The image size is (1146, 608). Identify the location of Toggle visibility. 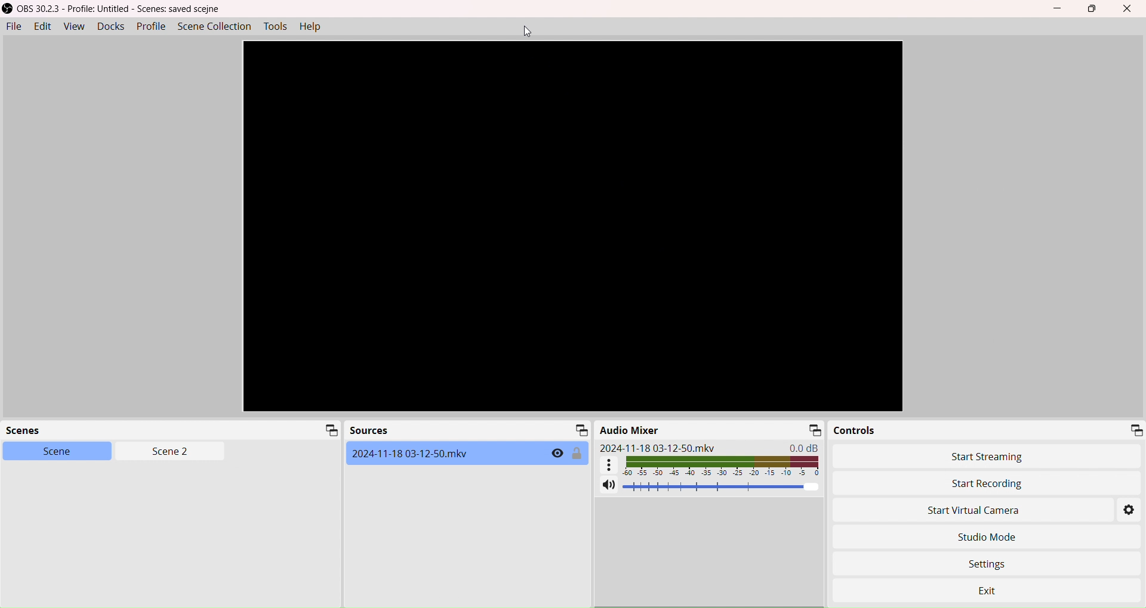
(557, 454).